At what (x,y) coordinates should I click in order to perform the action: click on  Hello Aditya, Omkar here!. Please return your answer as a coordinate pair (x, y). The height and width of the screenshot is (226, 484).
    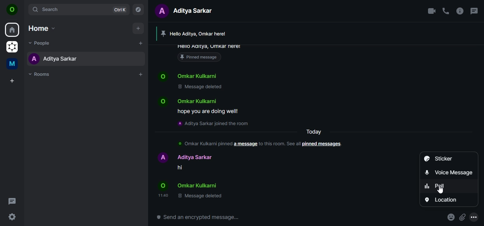
    Looking at the image, I should click on (197, 33).